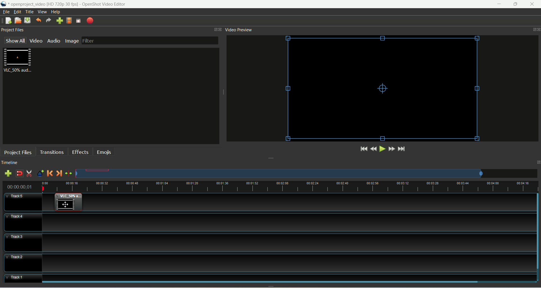  I want to click on effects, so click(80, 152).